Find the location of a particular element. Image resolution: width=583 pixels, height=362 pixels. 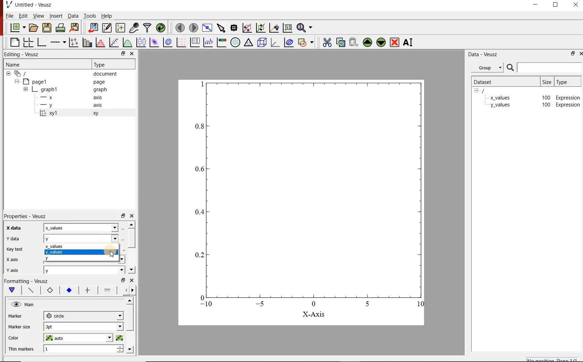

next options is located at coordinates (134, 291).